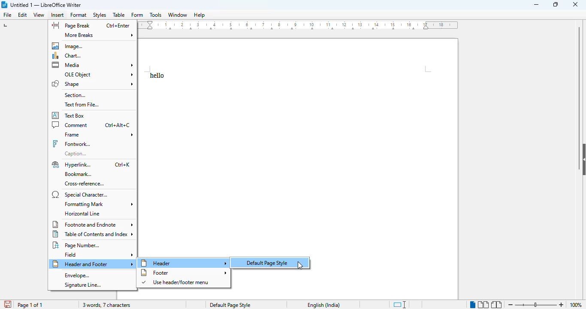 This screenshot has height=309, width=586. Describe the element at coordinates (70, 125) in the screenshot. I see `comment` at that location.